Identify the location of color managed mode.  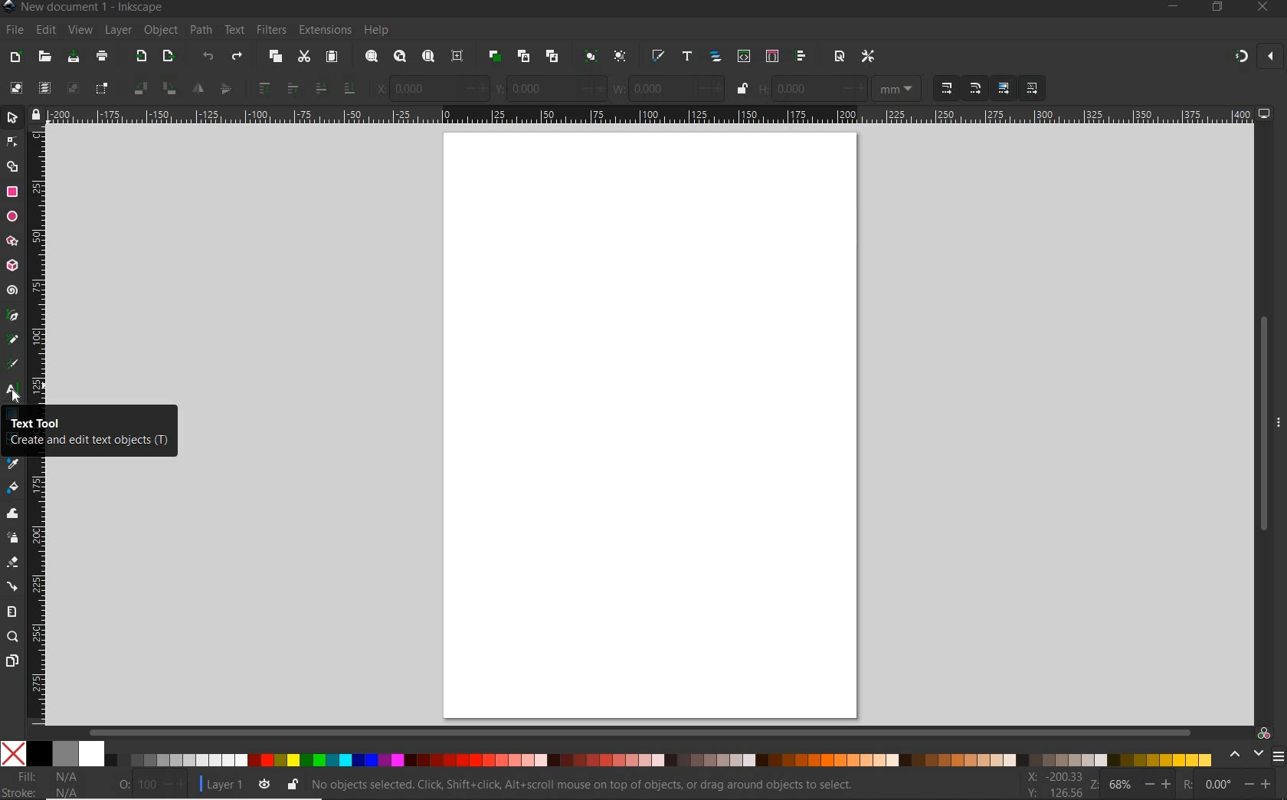
(1262, 733).